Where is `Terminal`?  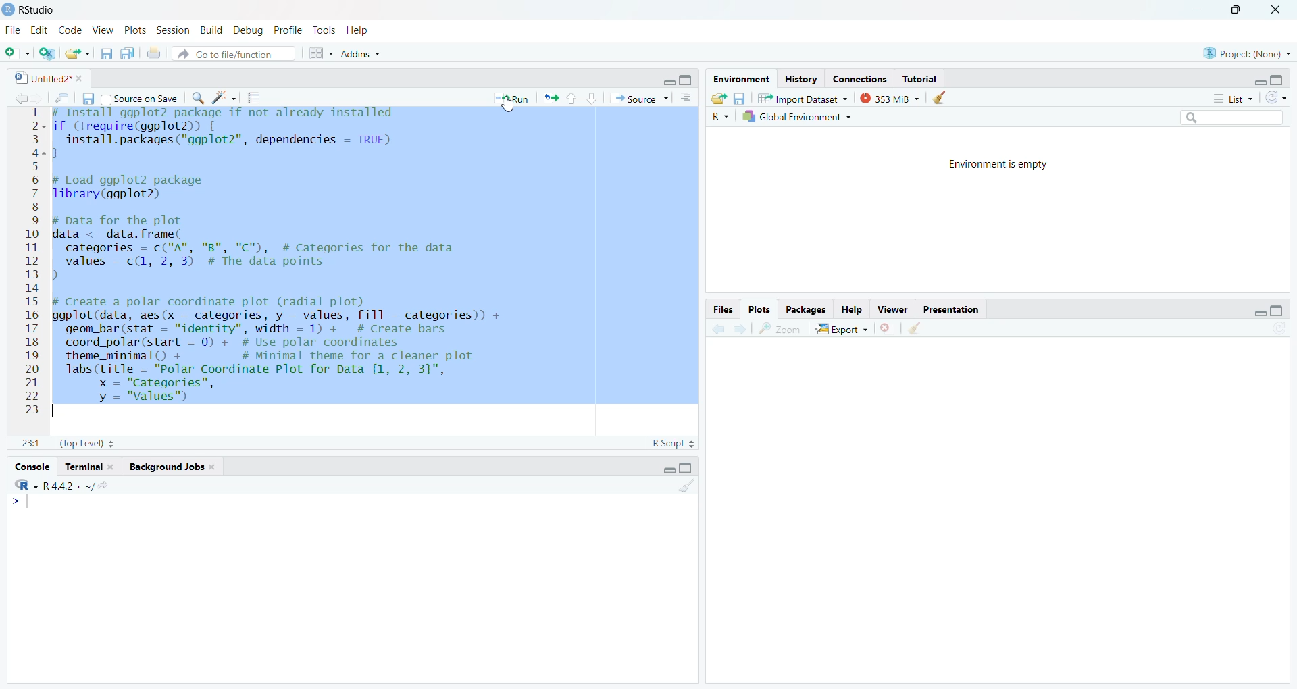 Terminal is located at coordinates (88, 468).